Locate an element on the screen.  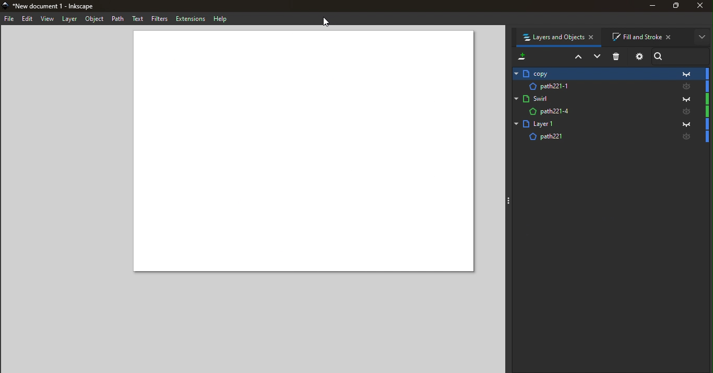
hide/unhide layer is located at coordinates (691, 74).